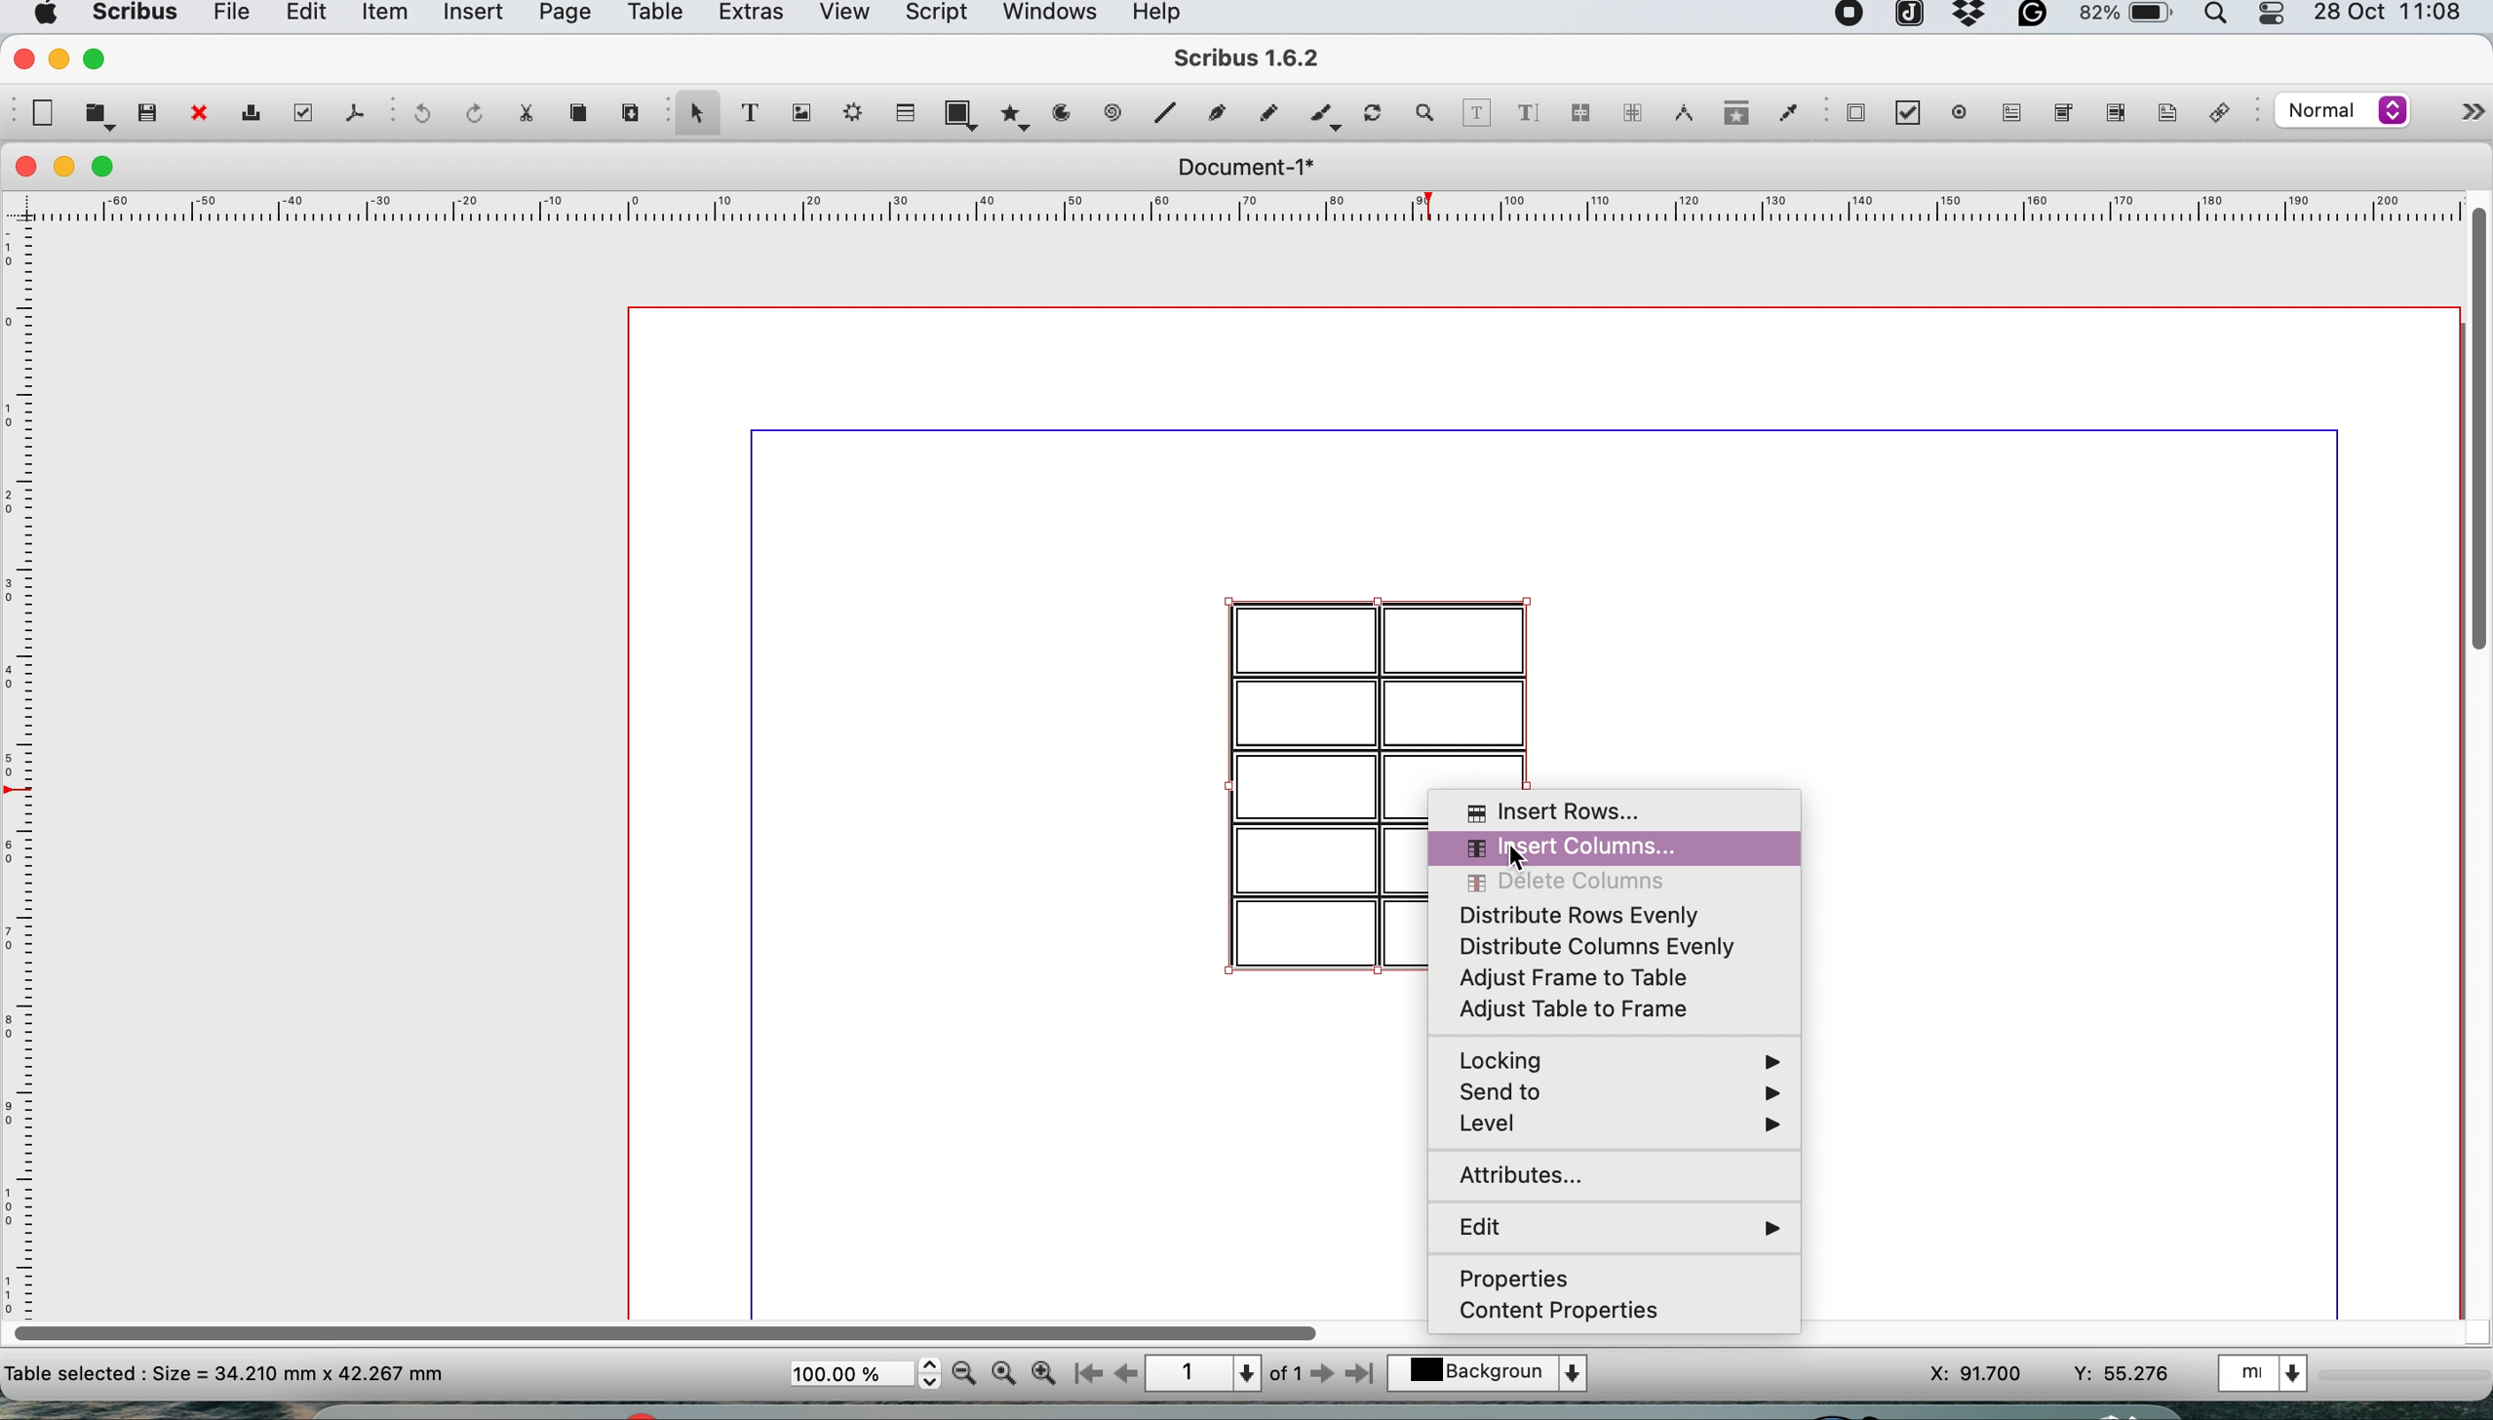 Image resolution: width=2493 pixels, height=1420 pixels. Describe the element at coordinates (967, 1373) in the screenshot. I see `zoom out` at that location.